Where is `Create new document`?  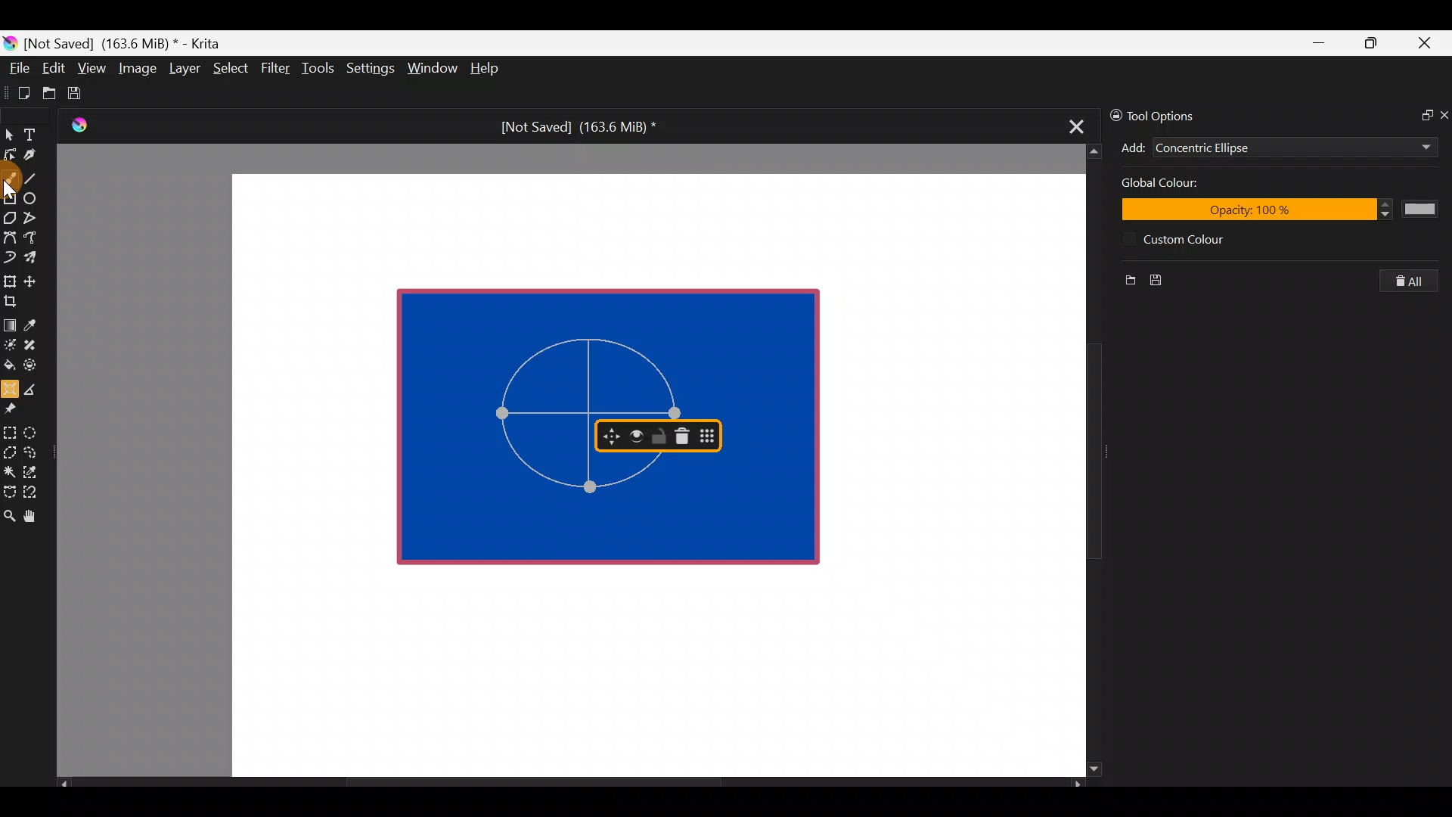
Create new document is located at coordinates (19, 93).